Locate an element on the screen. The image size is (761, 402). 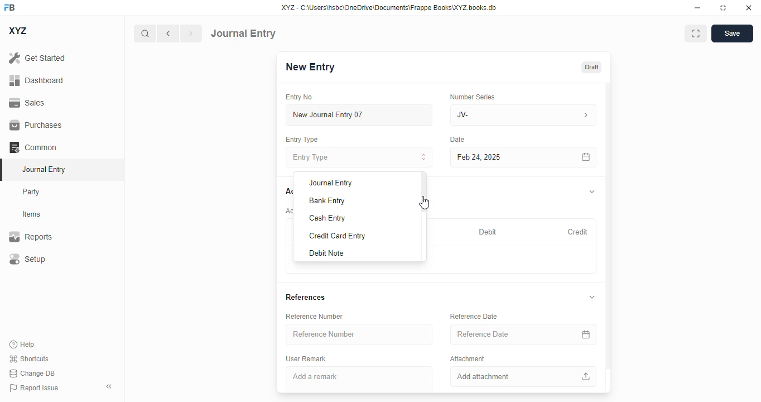
previous is located at coordinates (168, 33).